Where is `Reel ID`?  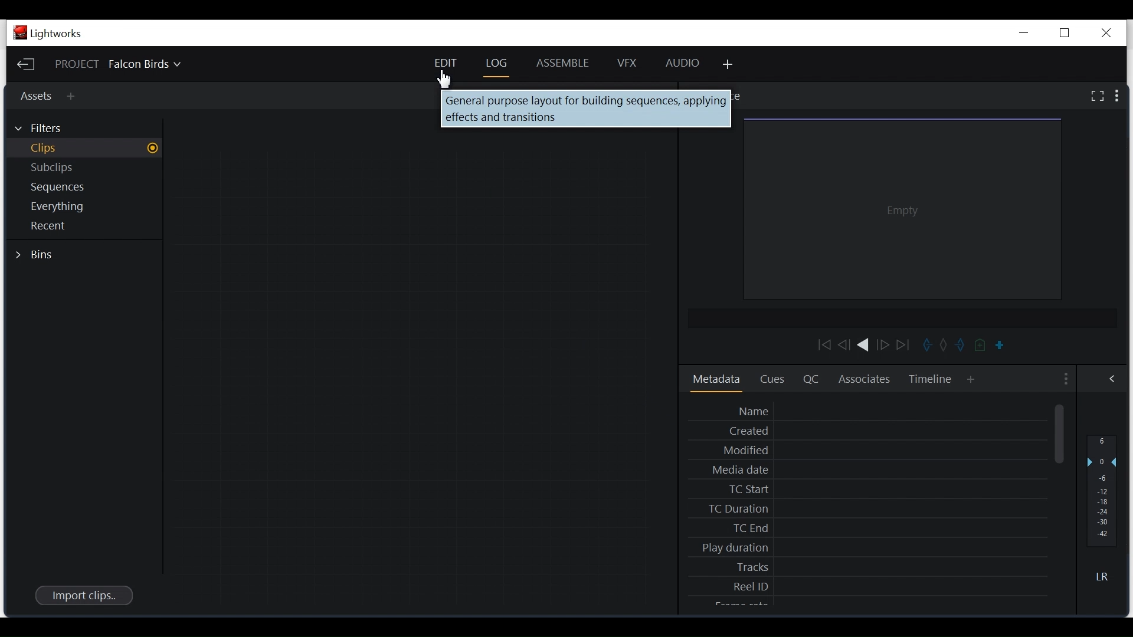
Reel ID is located at coordinates (874, 586).